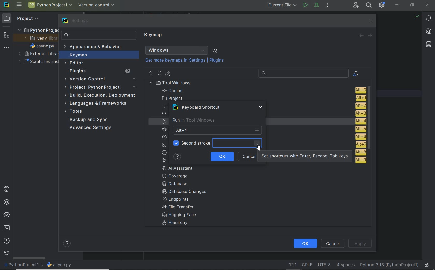 This screenshot has width=435, height=270. Describe the element at coordinates (371, 35) in the screenshot. I see `forward` at that location.